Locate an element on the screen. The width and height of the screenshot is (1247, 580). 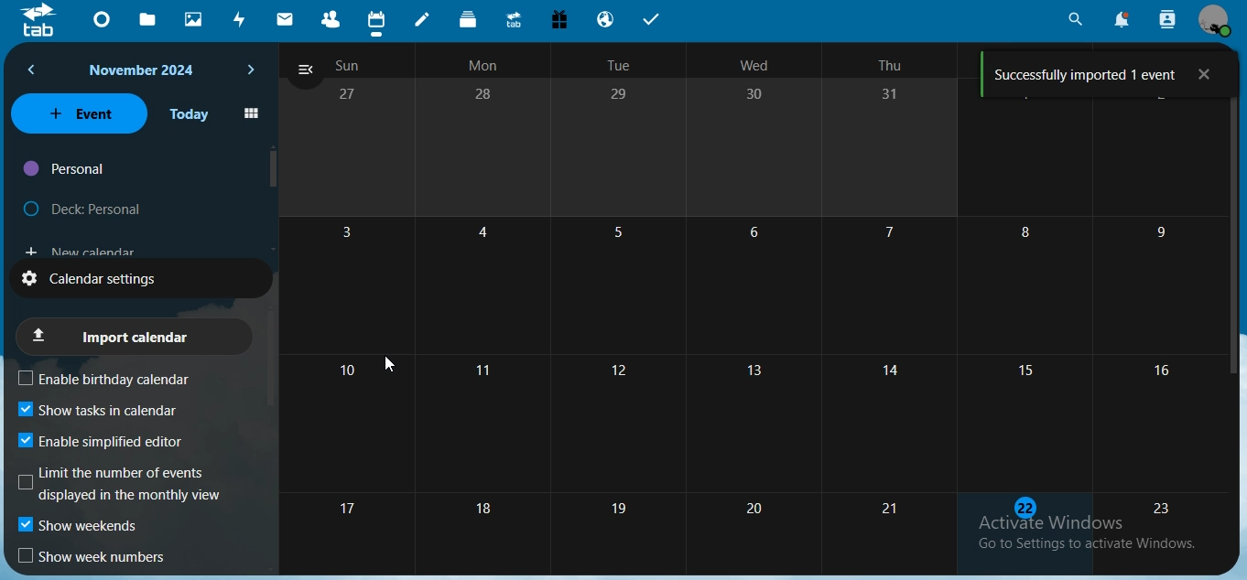
show week numbers is located at coordinates (94, 557).